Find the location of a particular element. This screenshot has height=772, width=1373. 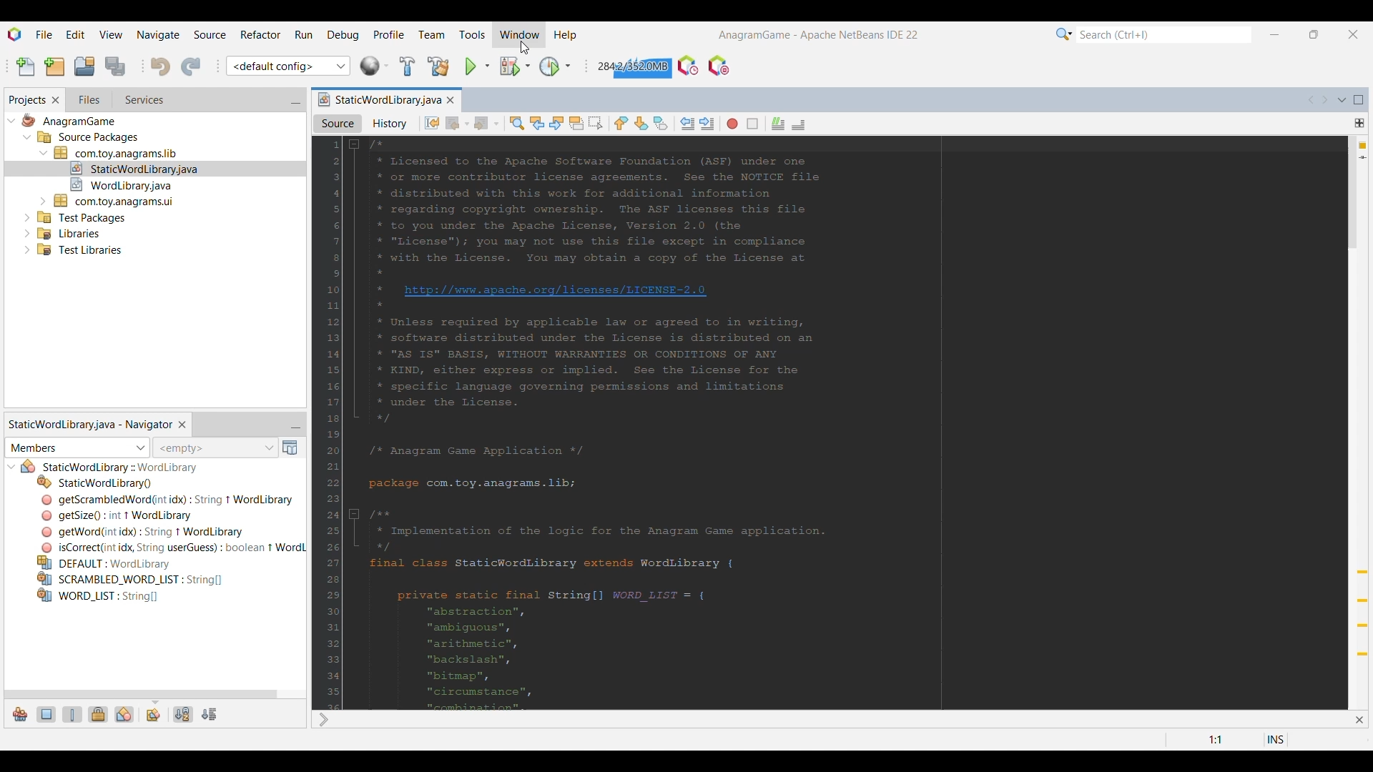

Current script is located at coordinates (626, 201).